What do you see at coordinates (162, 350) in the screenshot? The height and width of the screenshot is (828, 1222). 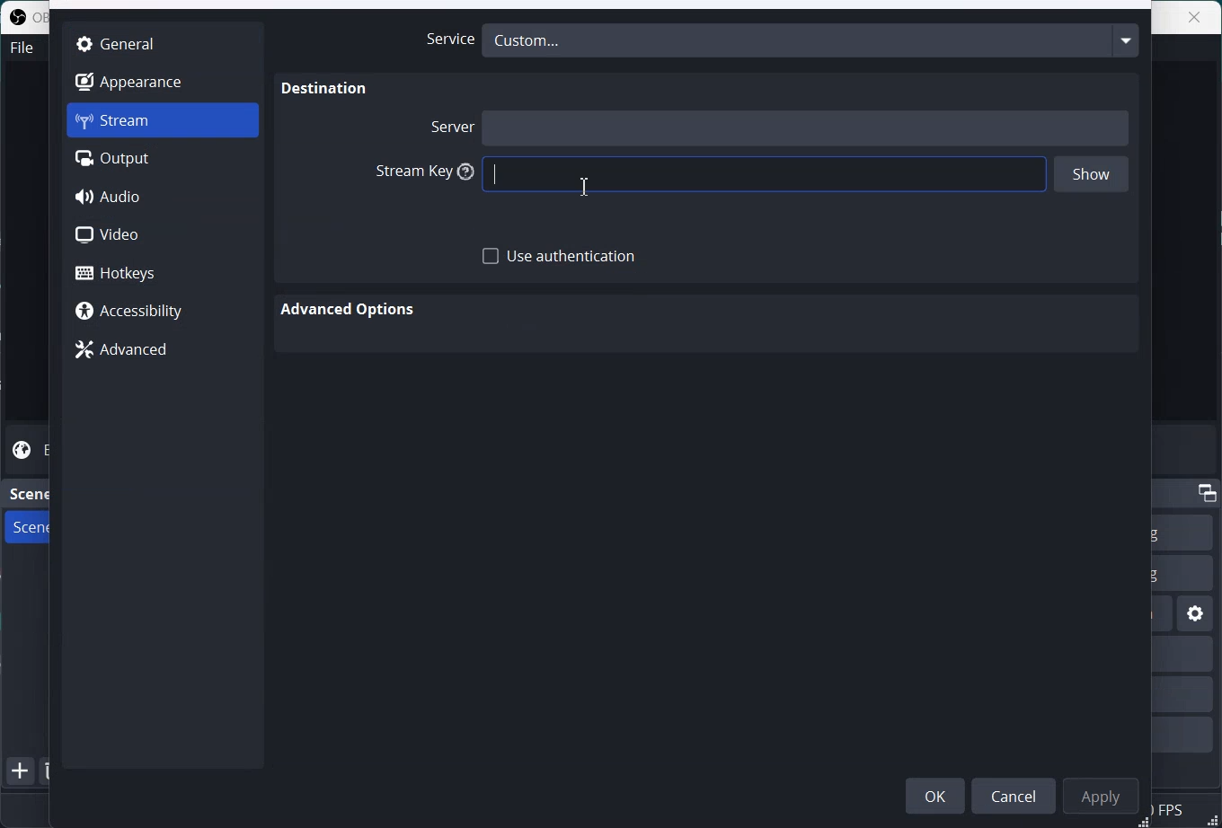 I see `Advanced` at bounding box center [162, 350].